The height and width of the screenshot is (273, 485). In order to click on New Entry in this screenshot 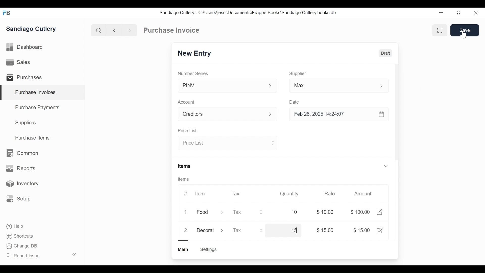, I will do `click(196, 54)`.